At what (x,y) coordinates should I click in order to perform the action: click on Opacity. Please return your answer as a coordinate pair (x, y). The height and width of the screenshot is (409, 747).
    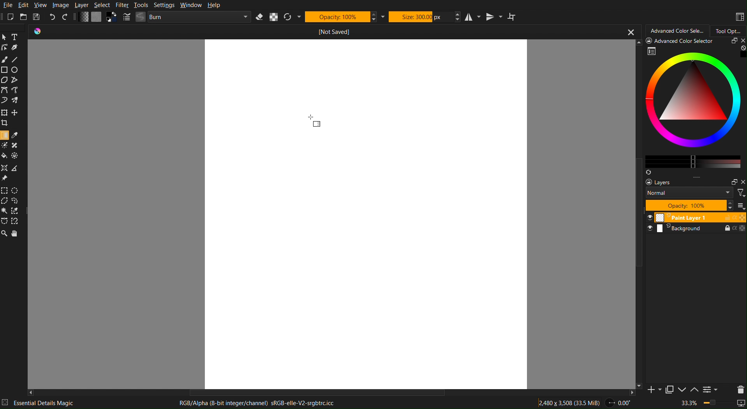
    Looking at the image, I should click on (340, 16).